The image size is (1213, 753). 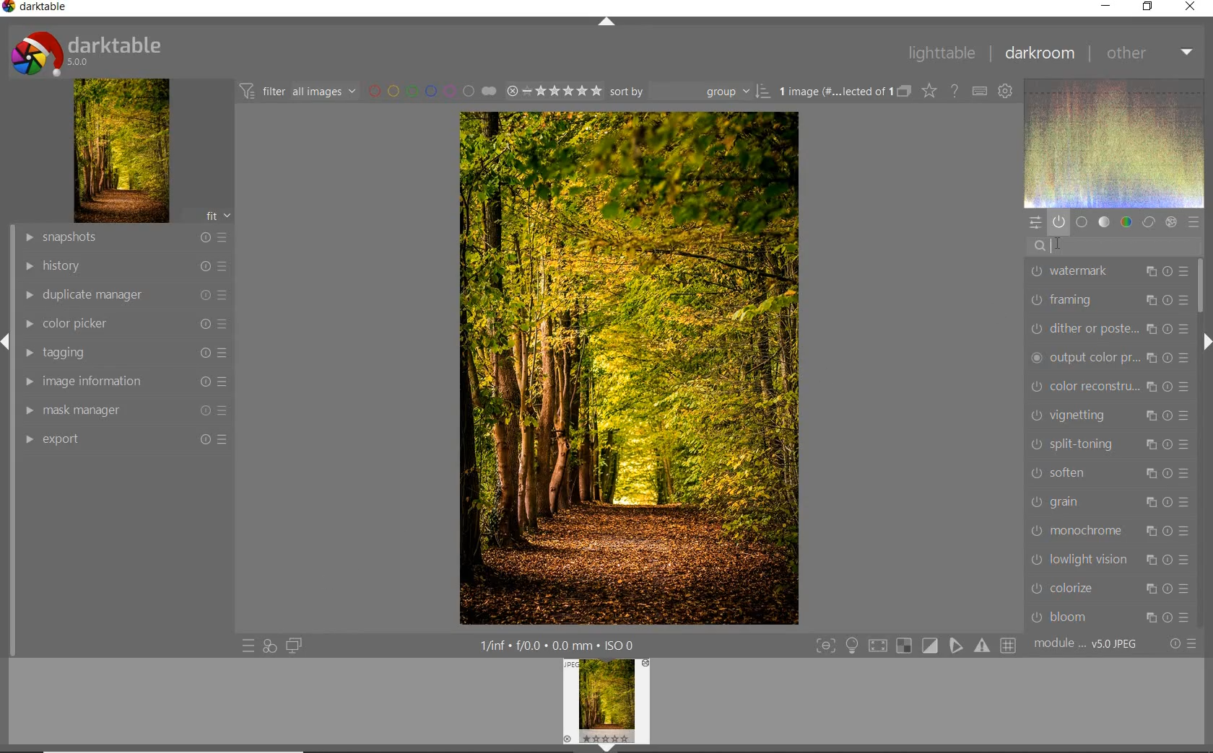 What do you see at coordinates (1033, 222) in the screenshot?
I see `quick access panel` at bounding box center [1033, 222].